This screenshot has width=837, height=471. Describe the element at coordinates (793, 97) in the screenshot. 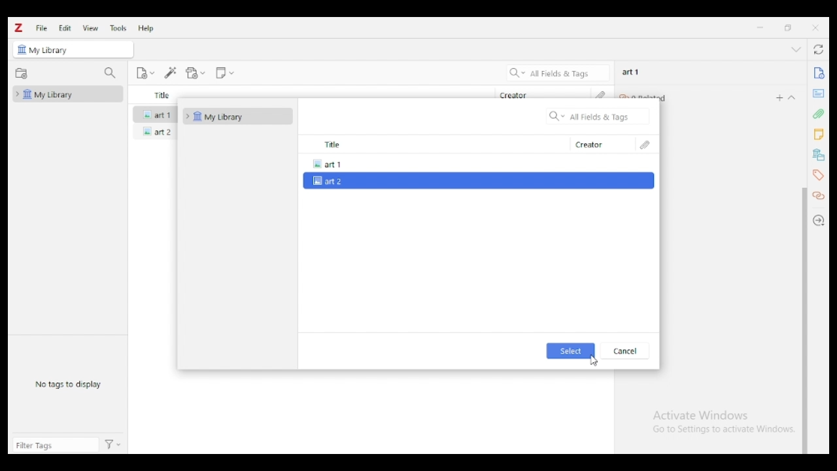

I see `collapse section` at that location.